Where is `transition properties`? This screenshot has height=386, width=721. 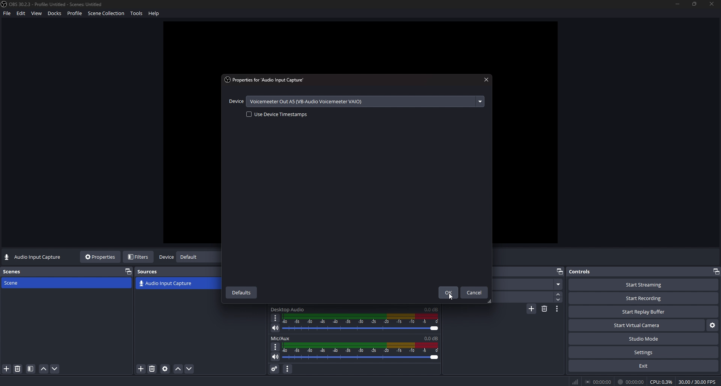
transition properties is located at coordinates (557, 309).